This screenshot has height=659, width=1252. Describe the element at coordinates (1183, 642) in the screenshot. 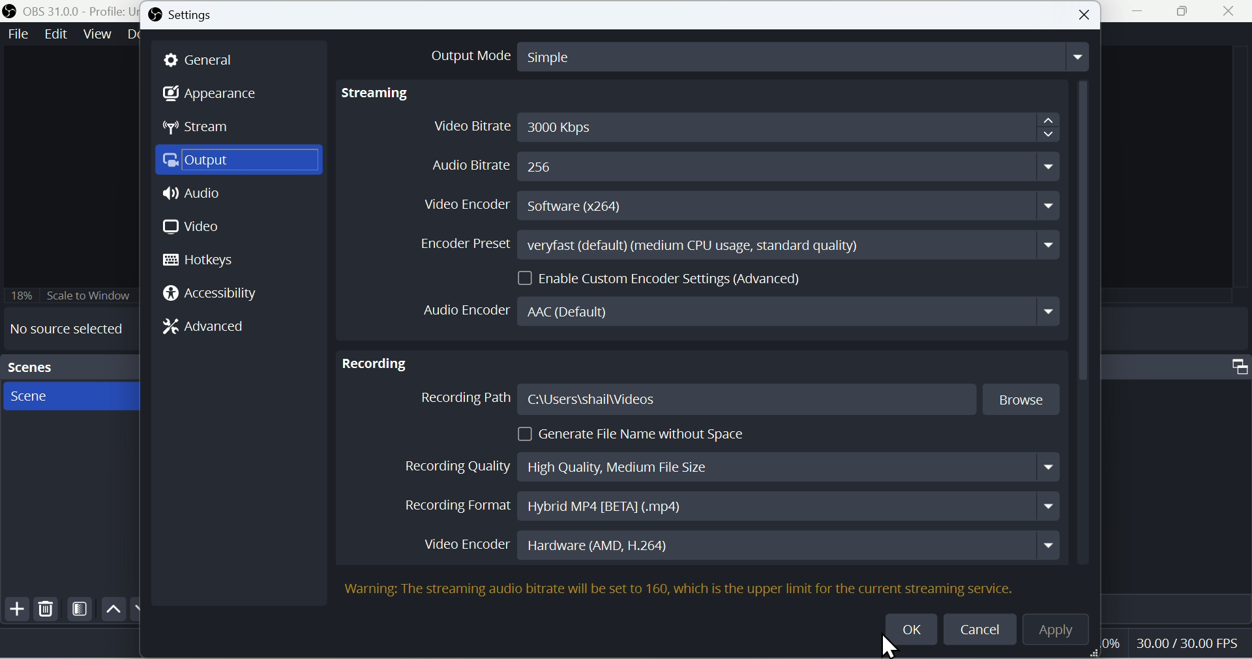

I see `30.00/30.00 FPS` at that location.